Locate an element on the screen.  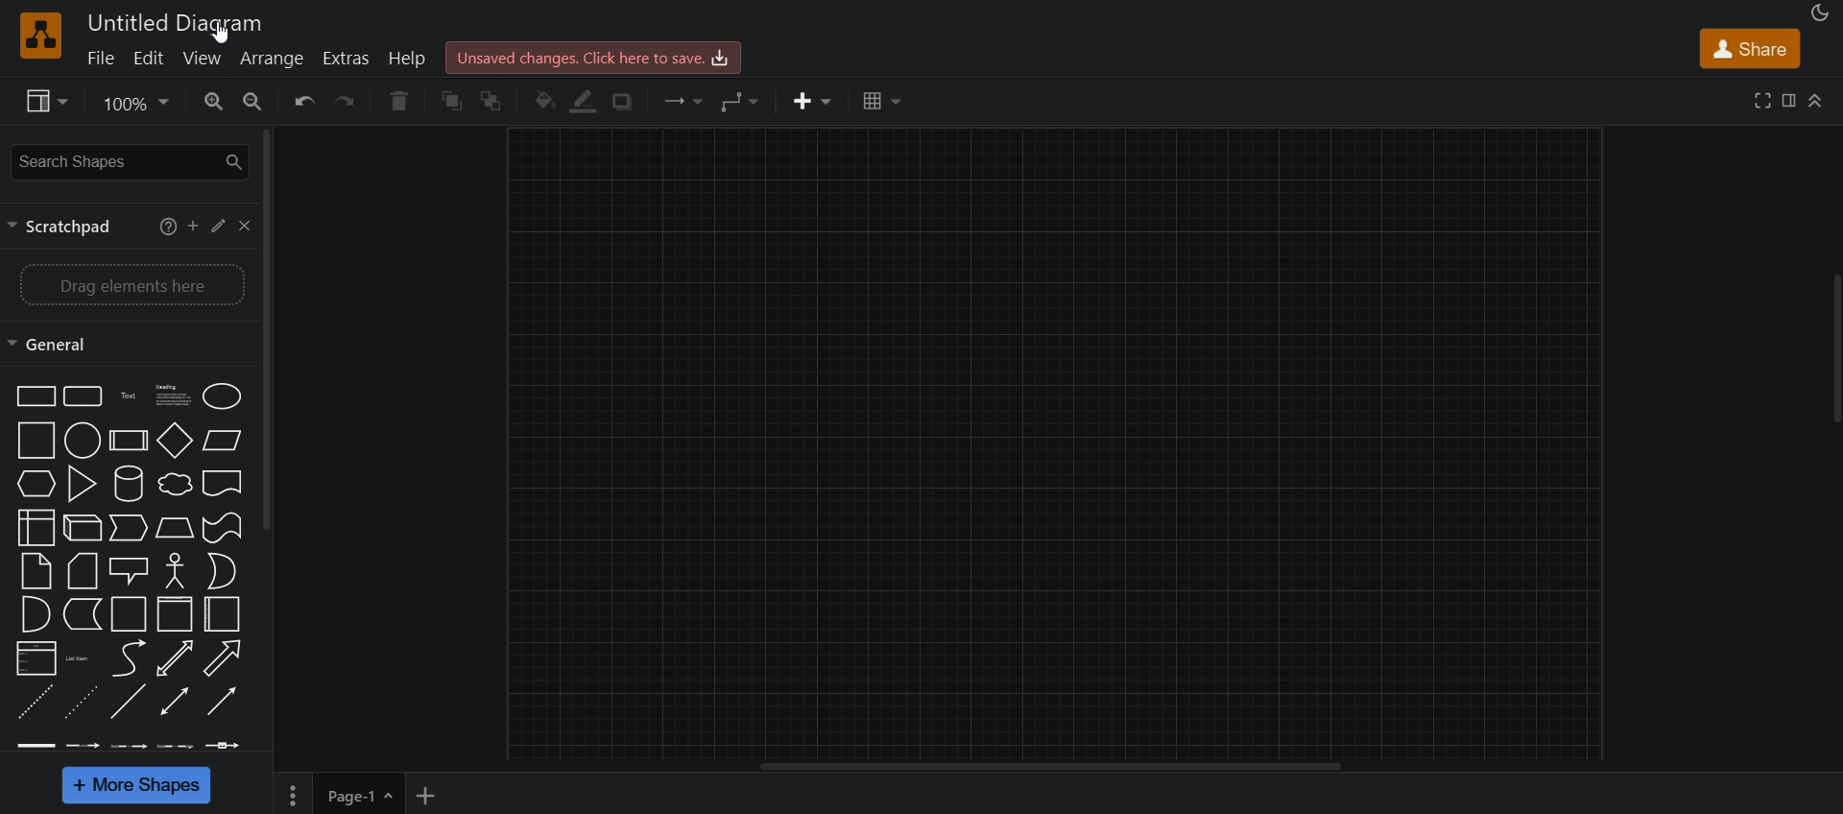
zoom out is located at coordinates (251, 101).